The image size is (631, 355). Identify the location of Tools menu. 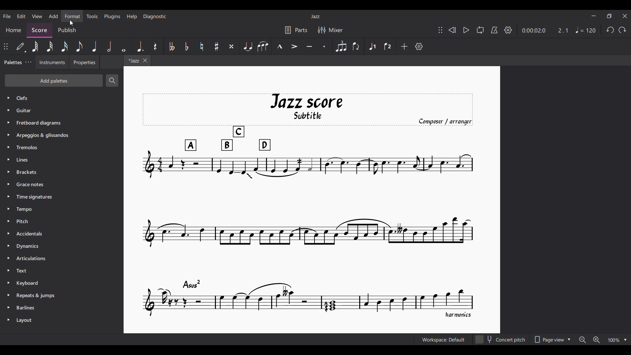
(92, 16).